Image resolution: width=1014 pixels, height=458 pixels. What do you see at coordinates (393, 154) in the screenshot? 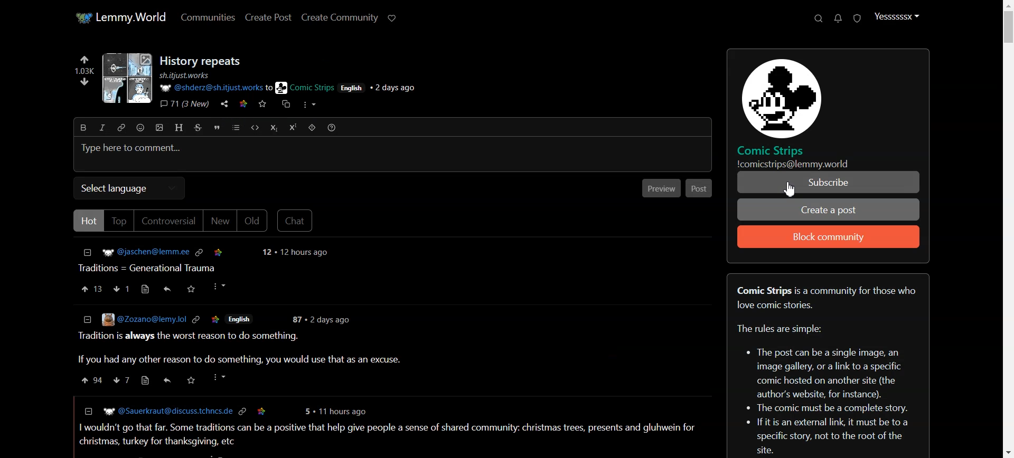
I see `typing window` at bounding box center [393, 154].